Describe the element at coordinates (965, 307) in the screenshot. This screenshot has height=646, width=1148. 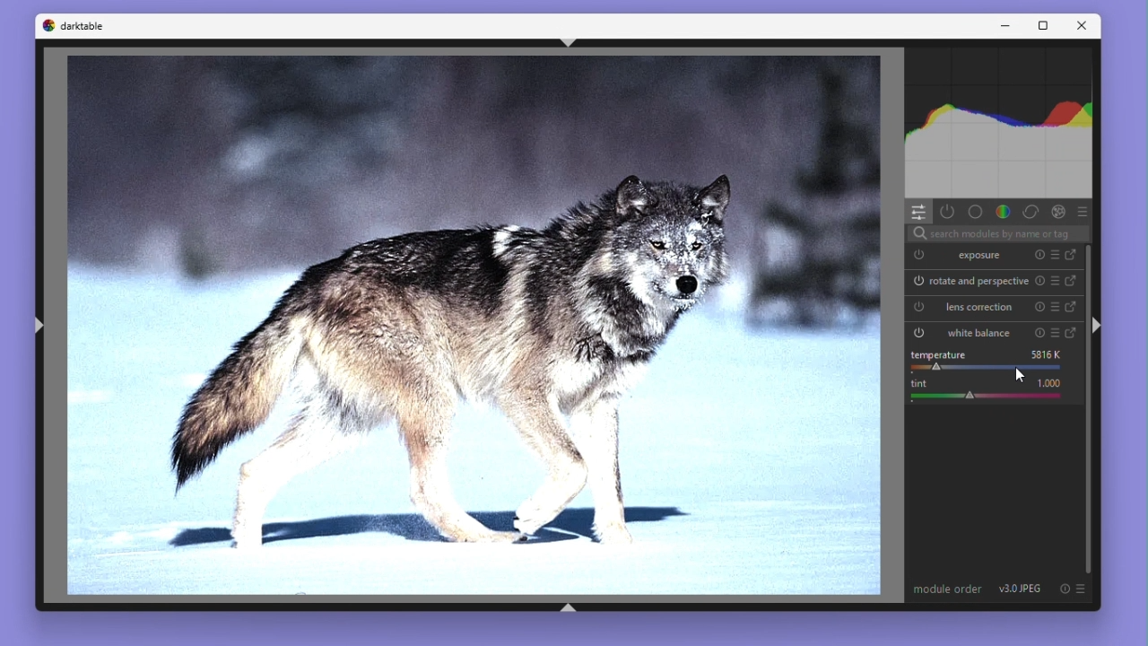
I see `Lens correction` at that location.